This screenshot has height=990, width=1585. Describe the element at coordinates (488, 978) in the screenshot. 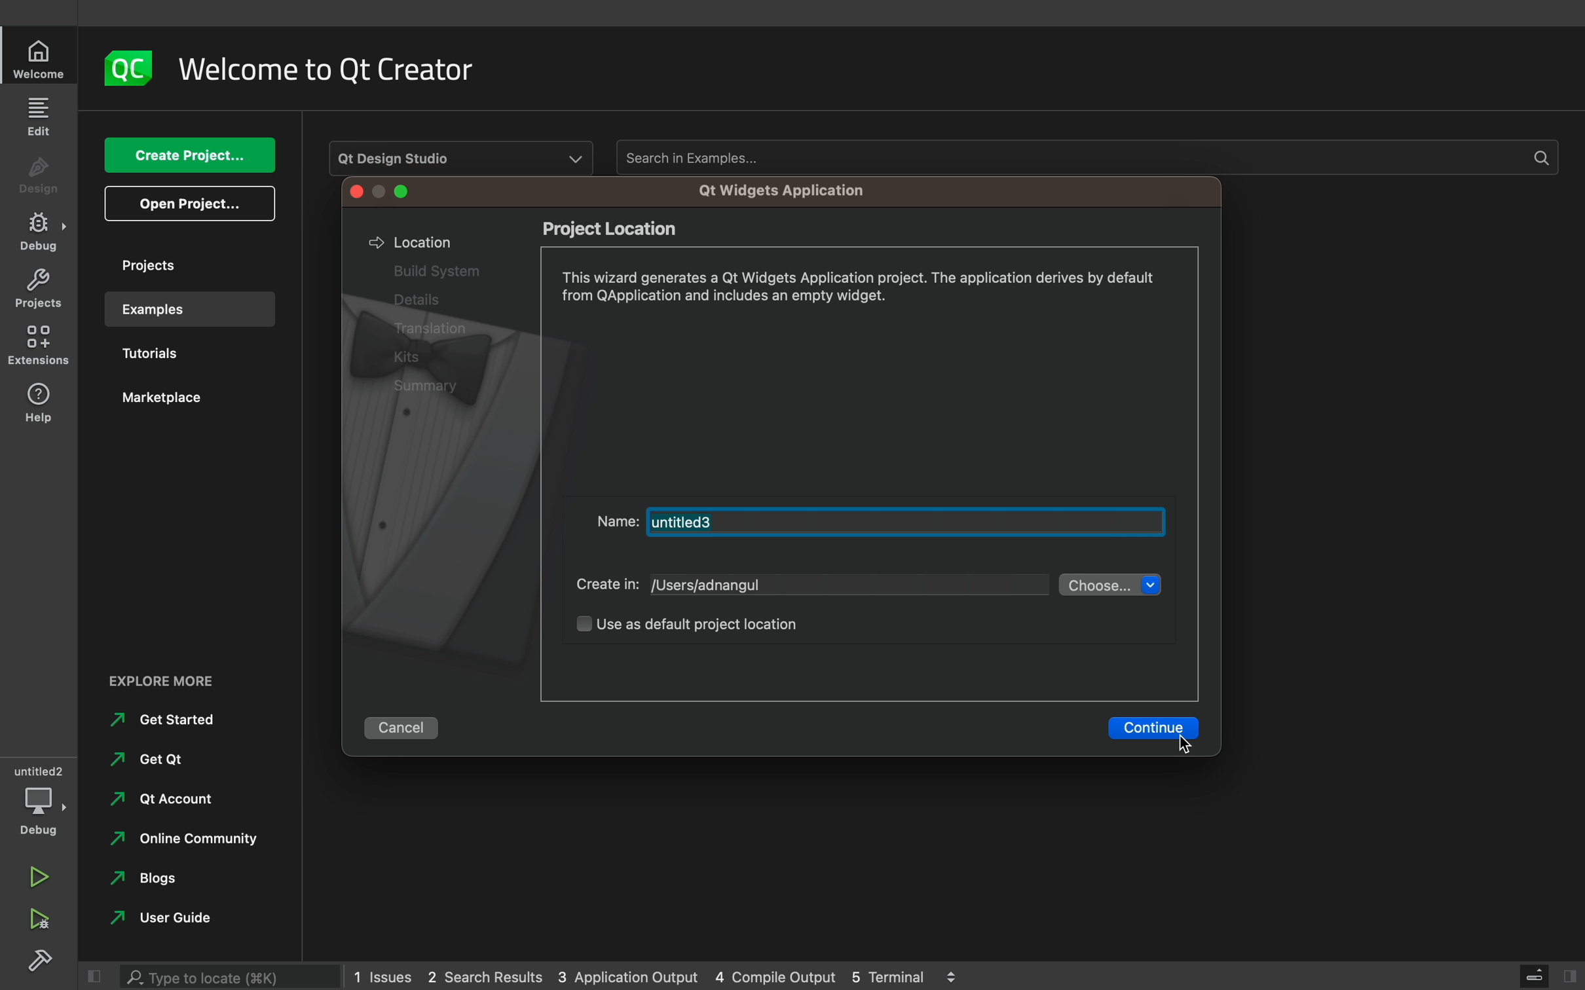

I see `2 search results` at that location.